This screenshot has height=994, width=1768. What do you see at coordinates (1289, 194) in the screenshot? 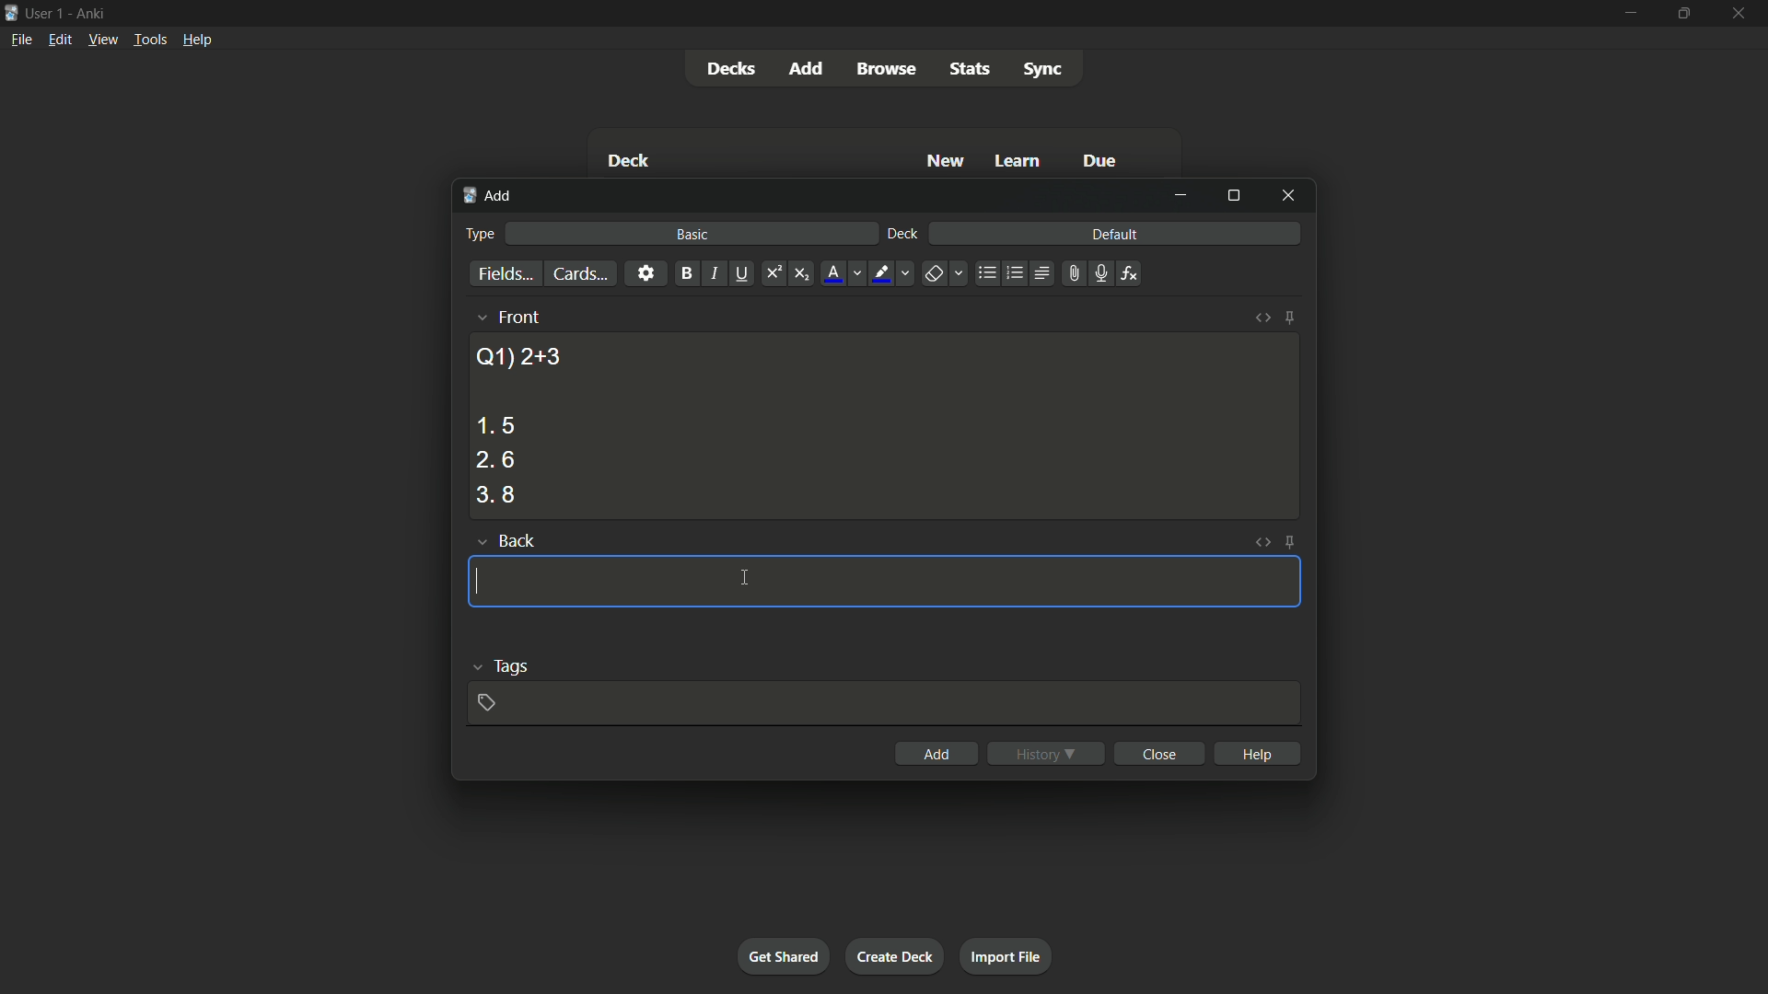
I see `close window` at bounding box center [1289, 194].